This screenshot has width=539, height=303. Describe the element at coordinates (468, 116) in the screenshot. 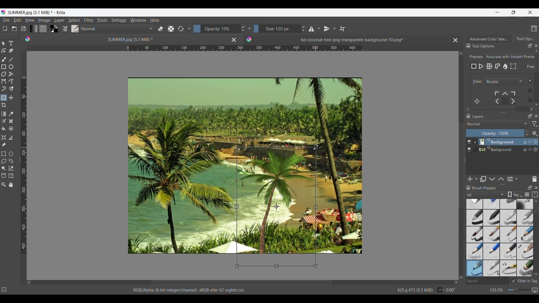

I see `Lock Layers` at that location.